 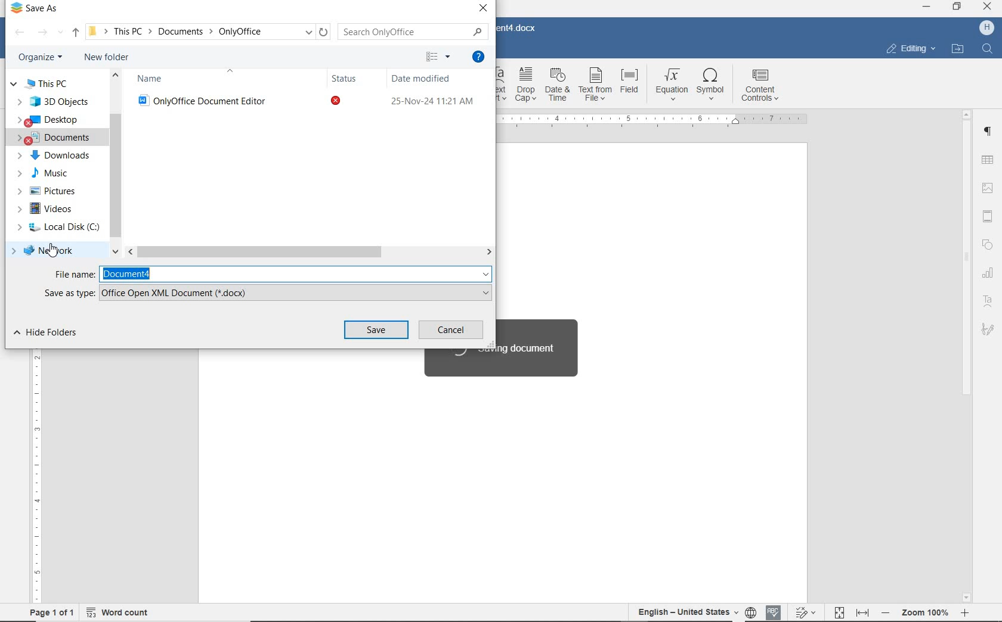 I want to click on open file location, so click(x=958, y=50).